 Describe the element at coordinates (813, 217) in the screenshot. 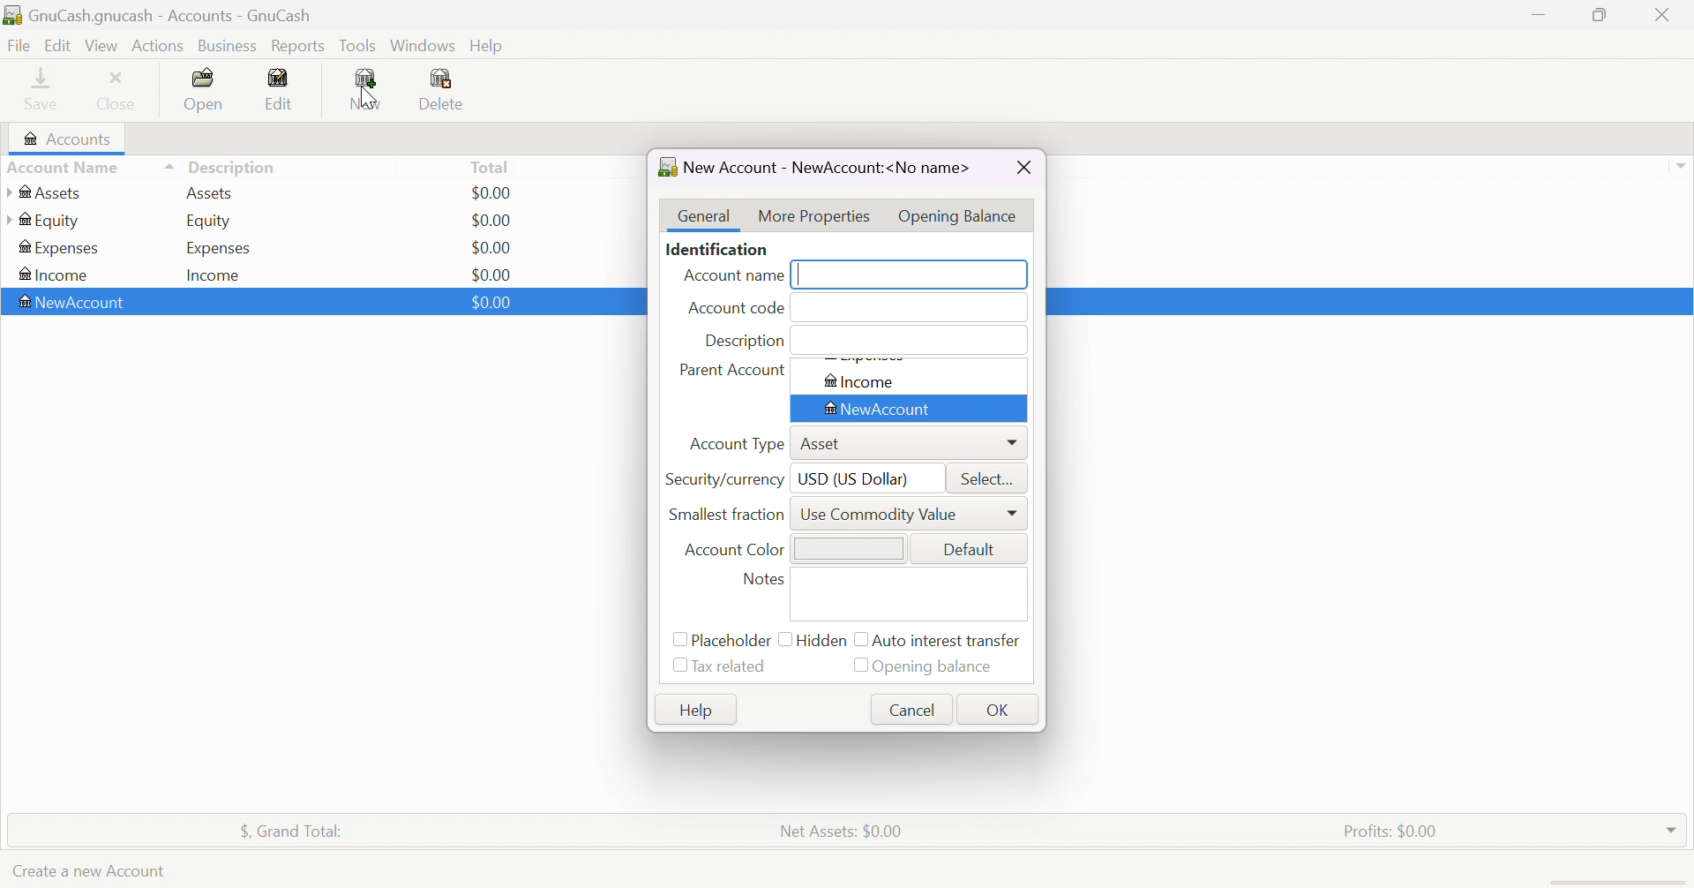

I see `More Properties` at that location.